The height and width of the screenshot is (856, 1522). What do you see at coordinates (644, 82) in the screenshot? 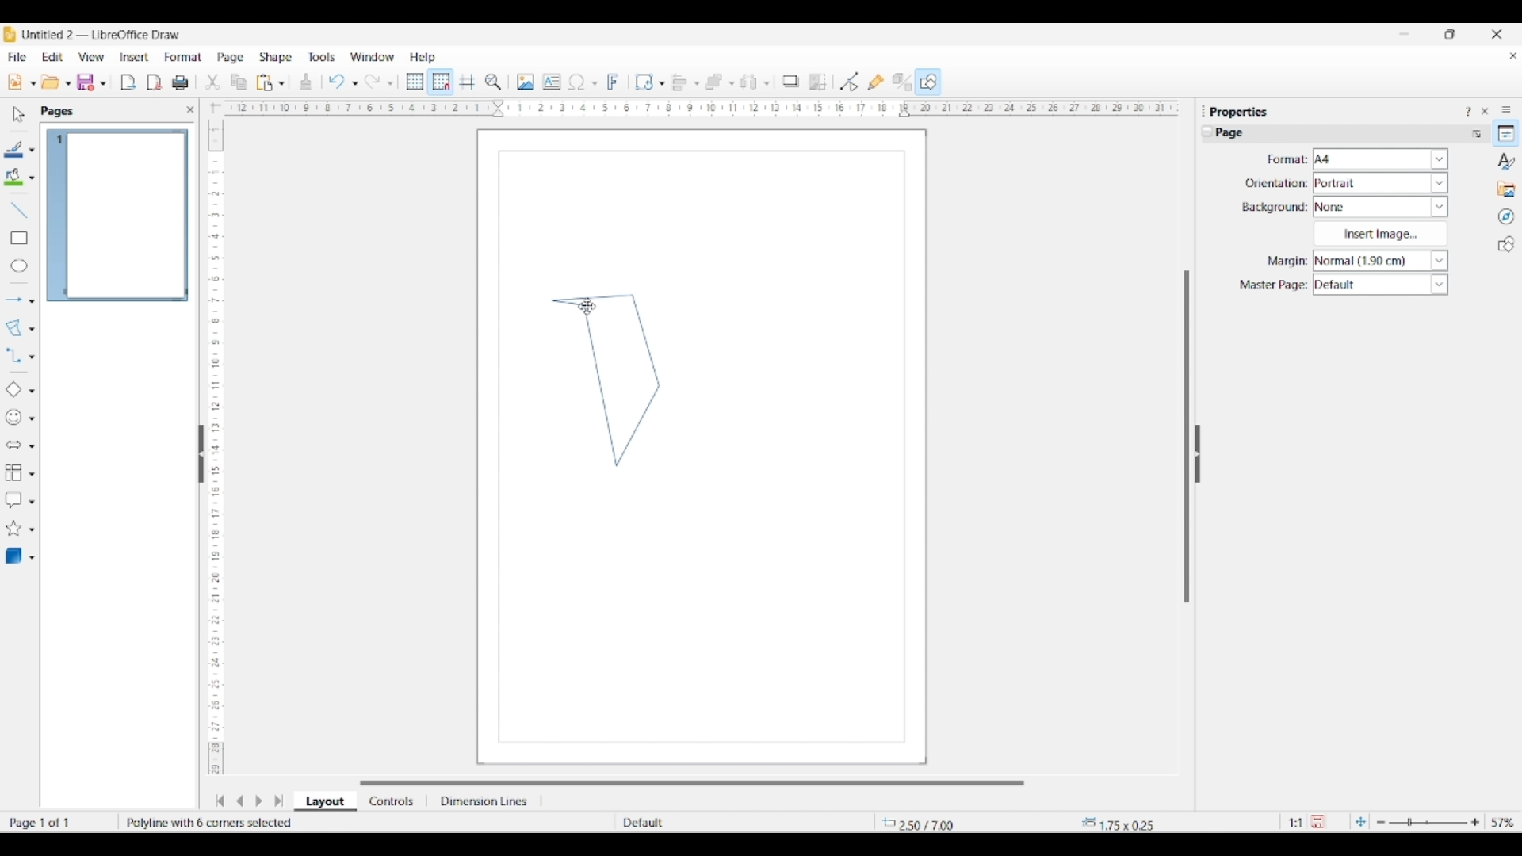
I see `Selected transformation` at bounding box center [644, 82].